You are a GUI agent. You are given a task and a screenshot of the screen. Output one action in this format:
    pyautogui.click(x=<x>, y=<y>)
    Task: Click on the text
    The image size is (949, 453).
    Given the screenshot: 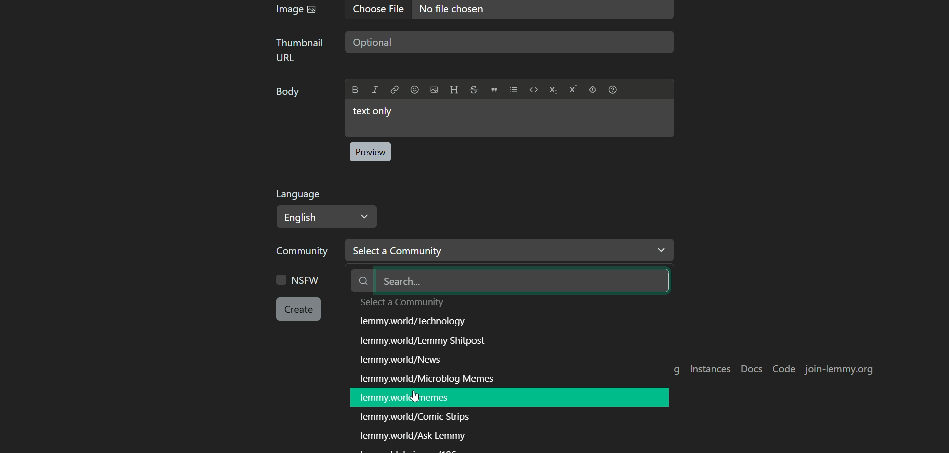 What is the action you would take?
    pyautogui.click(x=414, y=323)
    